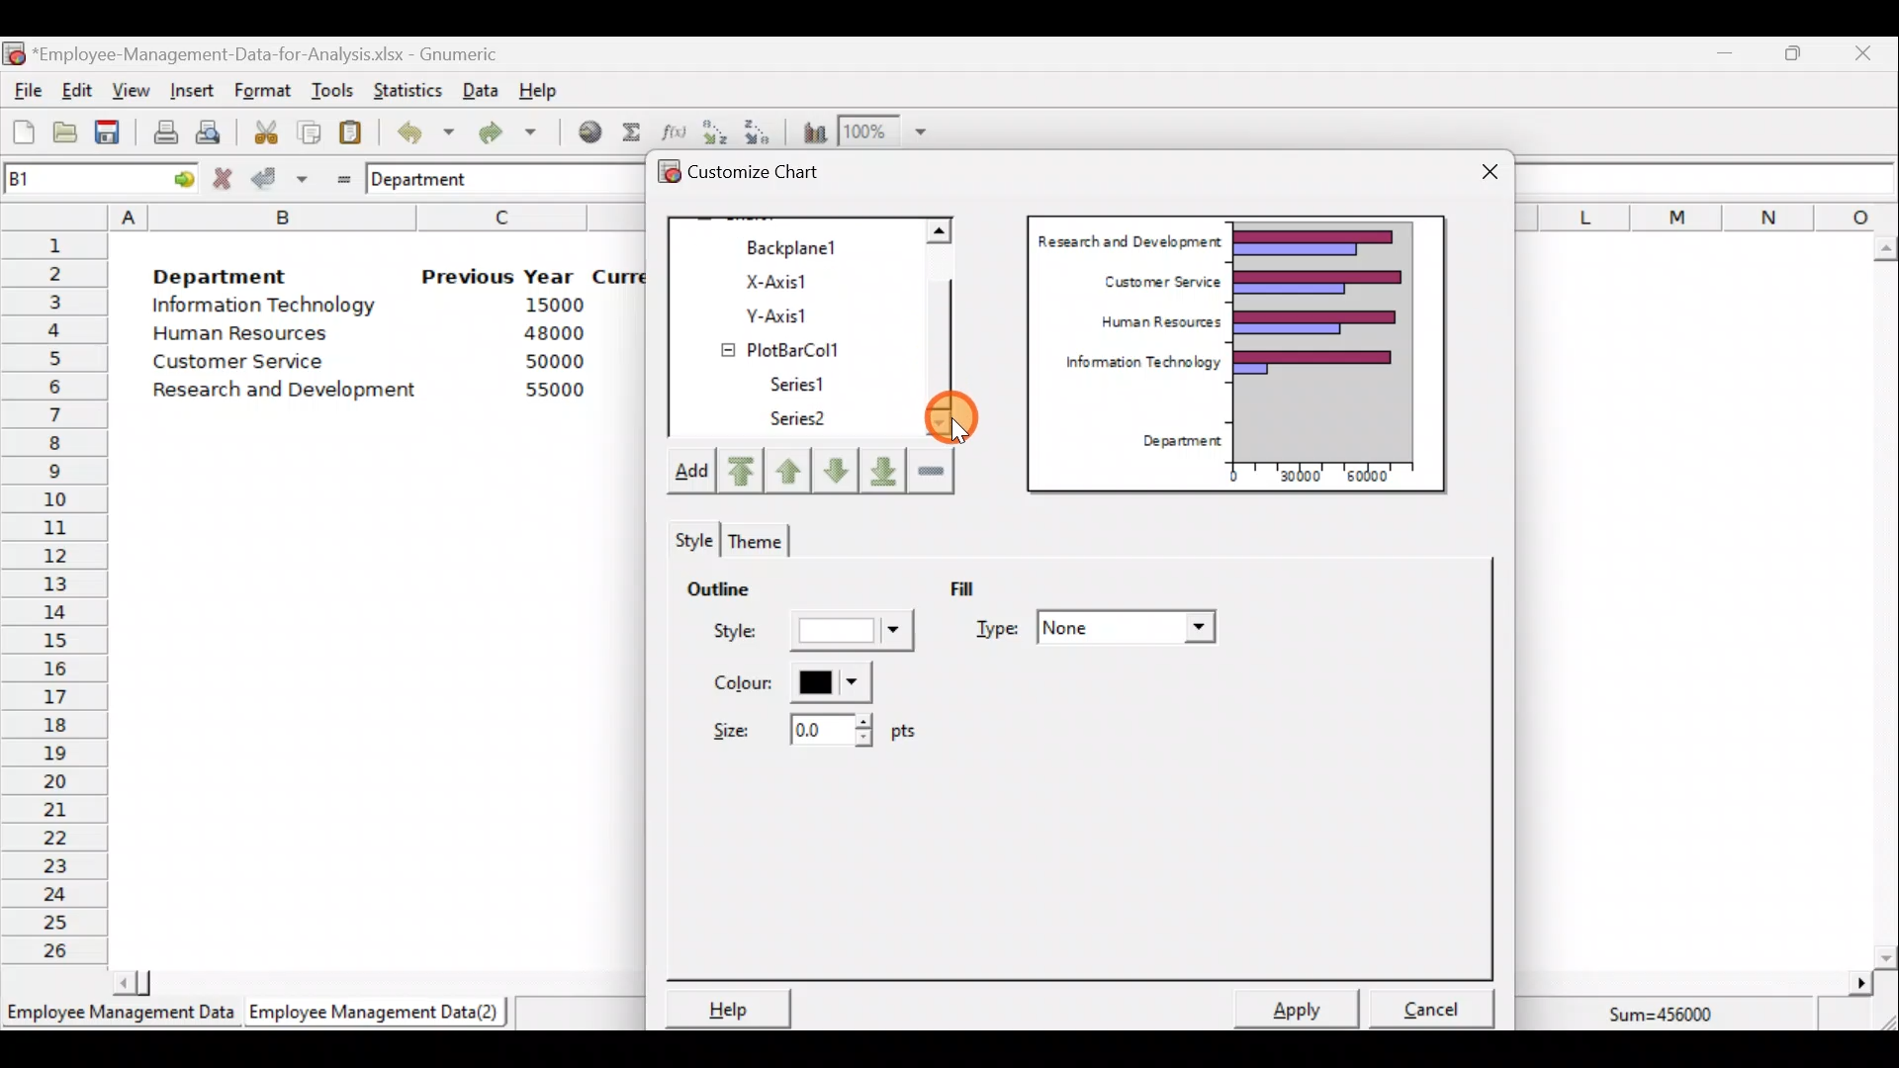  Describe the element at coordinates (481, 90) in the screenshot. I see `Data` at that location.